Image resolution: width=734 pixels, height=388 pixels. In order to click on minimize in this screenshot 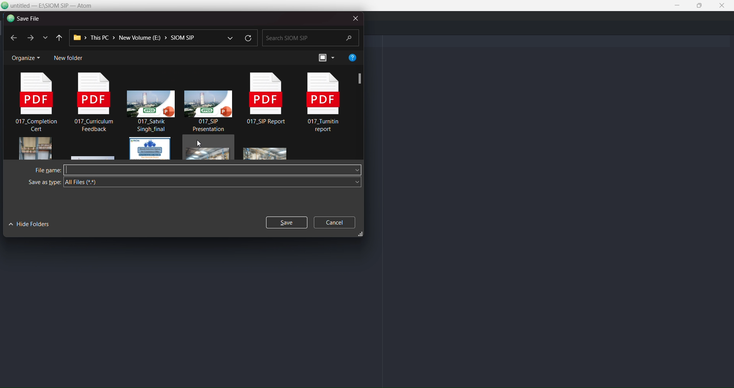, I will do `click(676, 5)`.